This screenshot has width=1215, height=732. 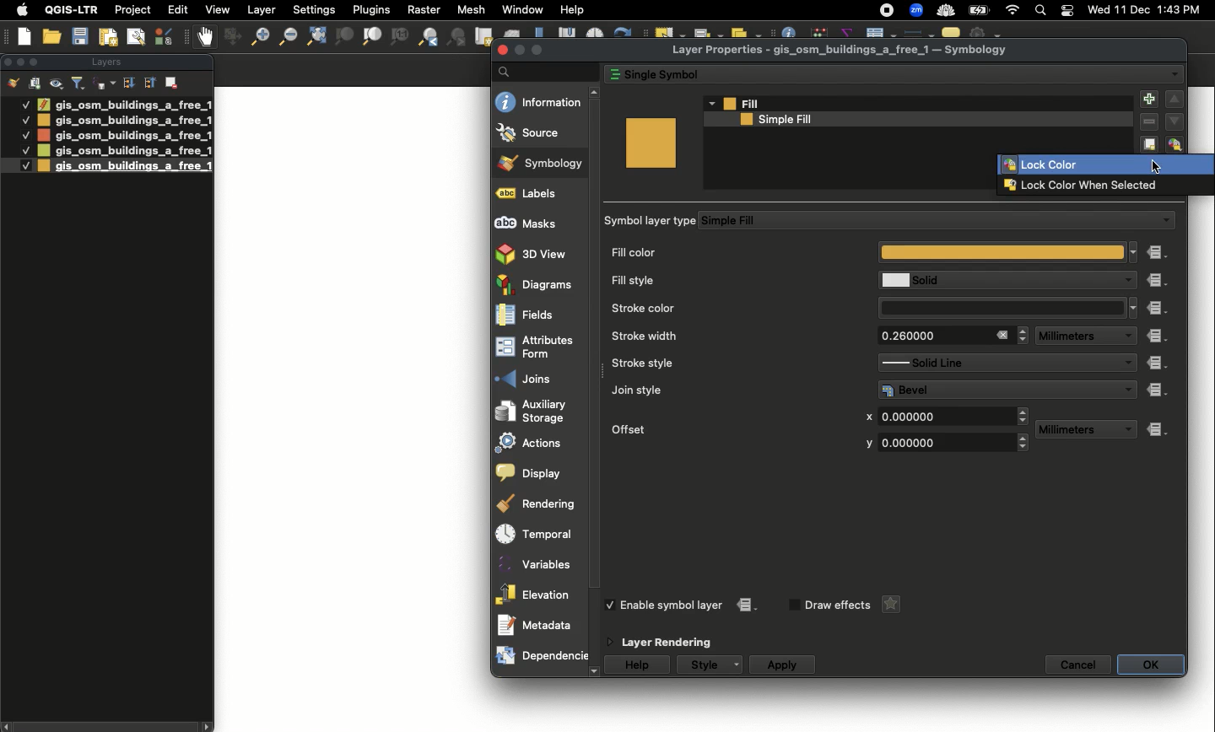 I want to click on Wif, so click(x=1012, y=11).